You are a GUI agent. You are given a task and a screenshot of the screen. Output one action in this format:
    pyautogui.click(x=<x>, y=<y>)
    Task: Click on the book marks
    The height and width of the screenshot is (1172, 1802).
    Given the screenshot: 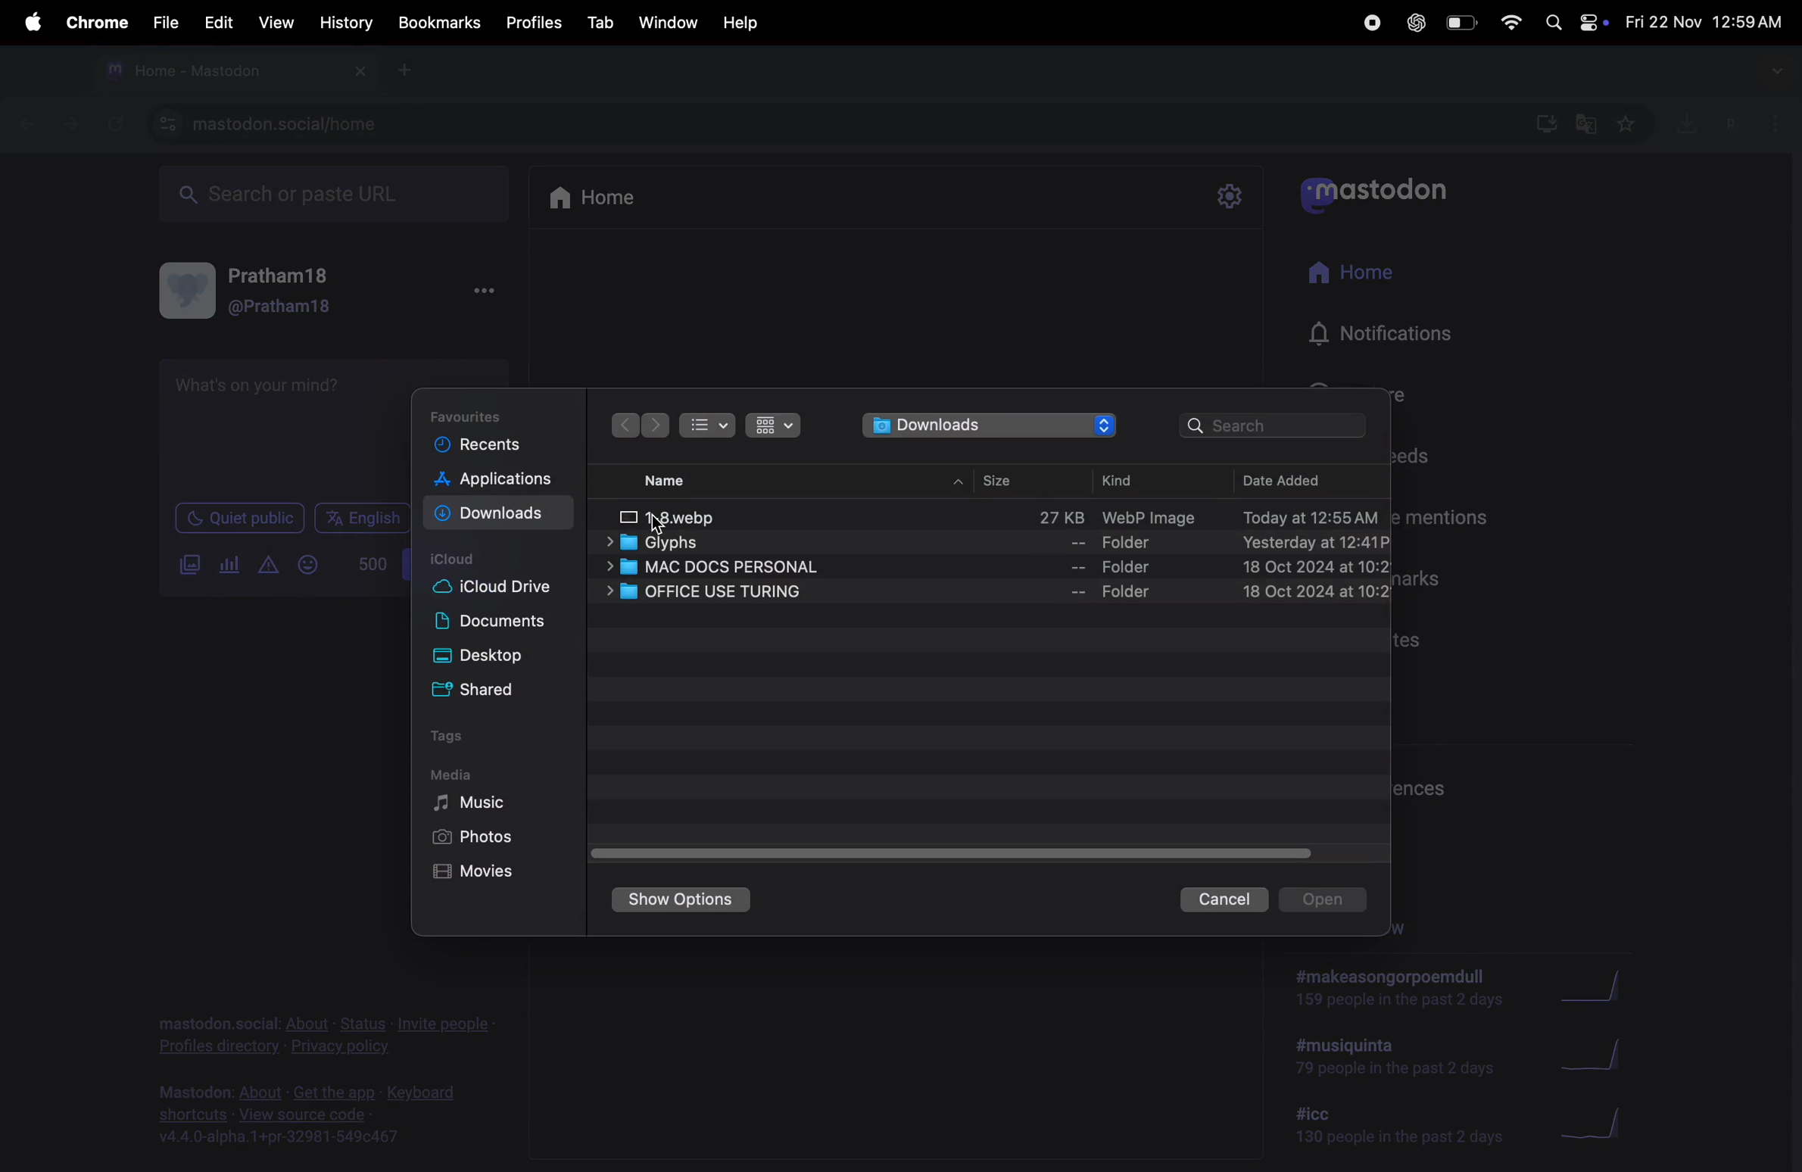 What is the action you would take?
    pyautogui.click(x=440, y=24)
    